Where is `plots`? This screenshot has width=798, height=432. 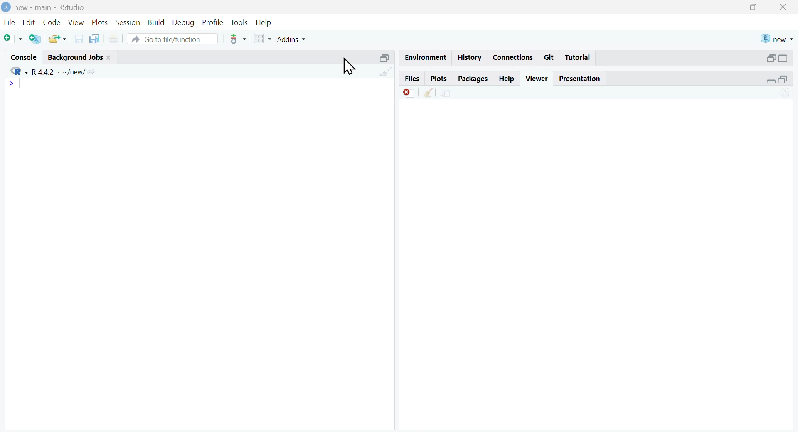 plots is located at coordinates (101, 22).